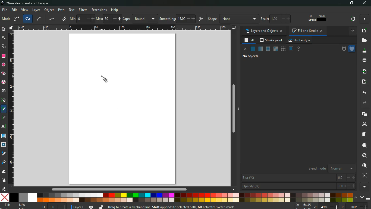  Describe the element at coordinates (352, 48) in the screenshot. I see `shield` at that location.